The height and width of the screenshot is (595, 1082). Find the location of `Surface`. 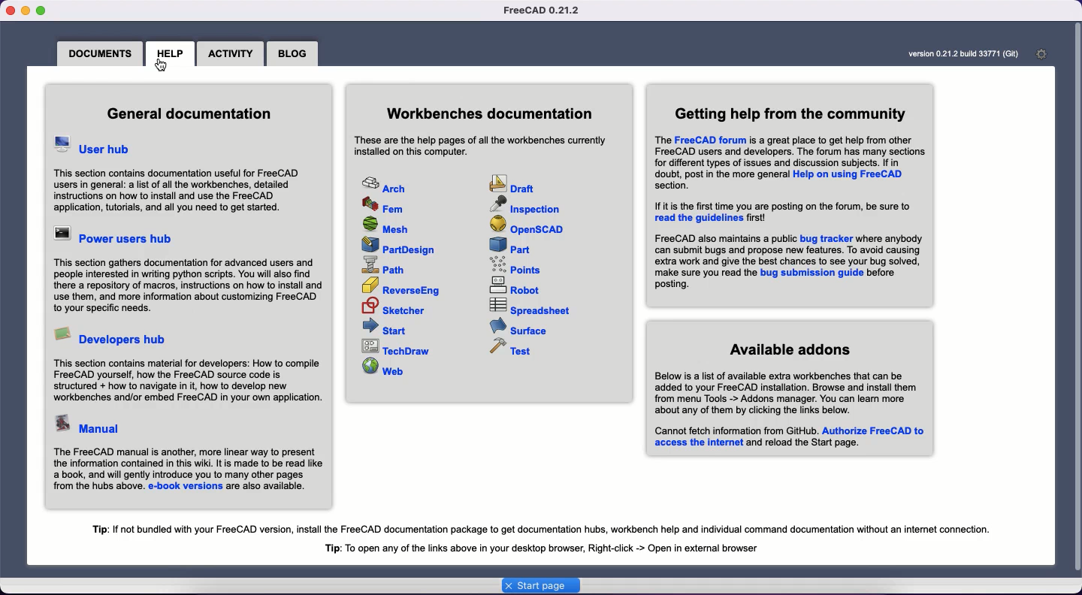

Surface is located at coordinates (519, 325).